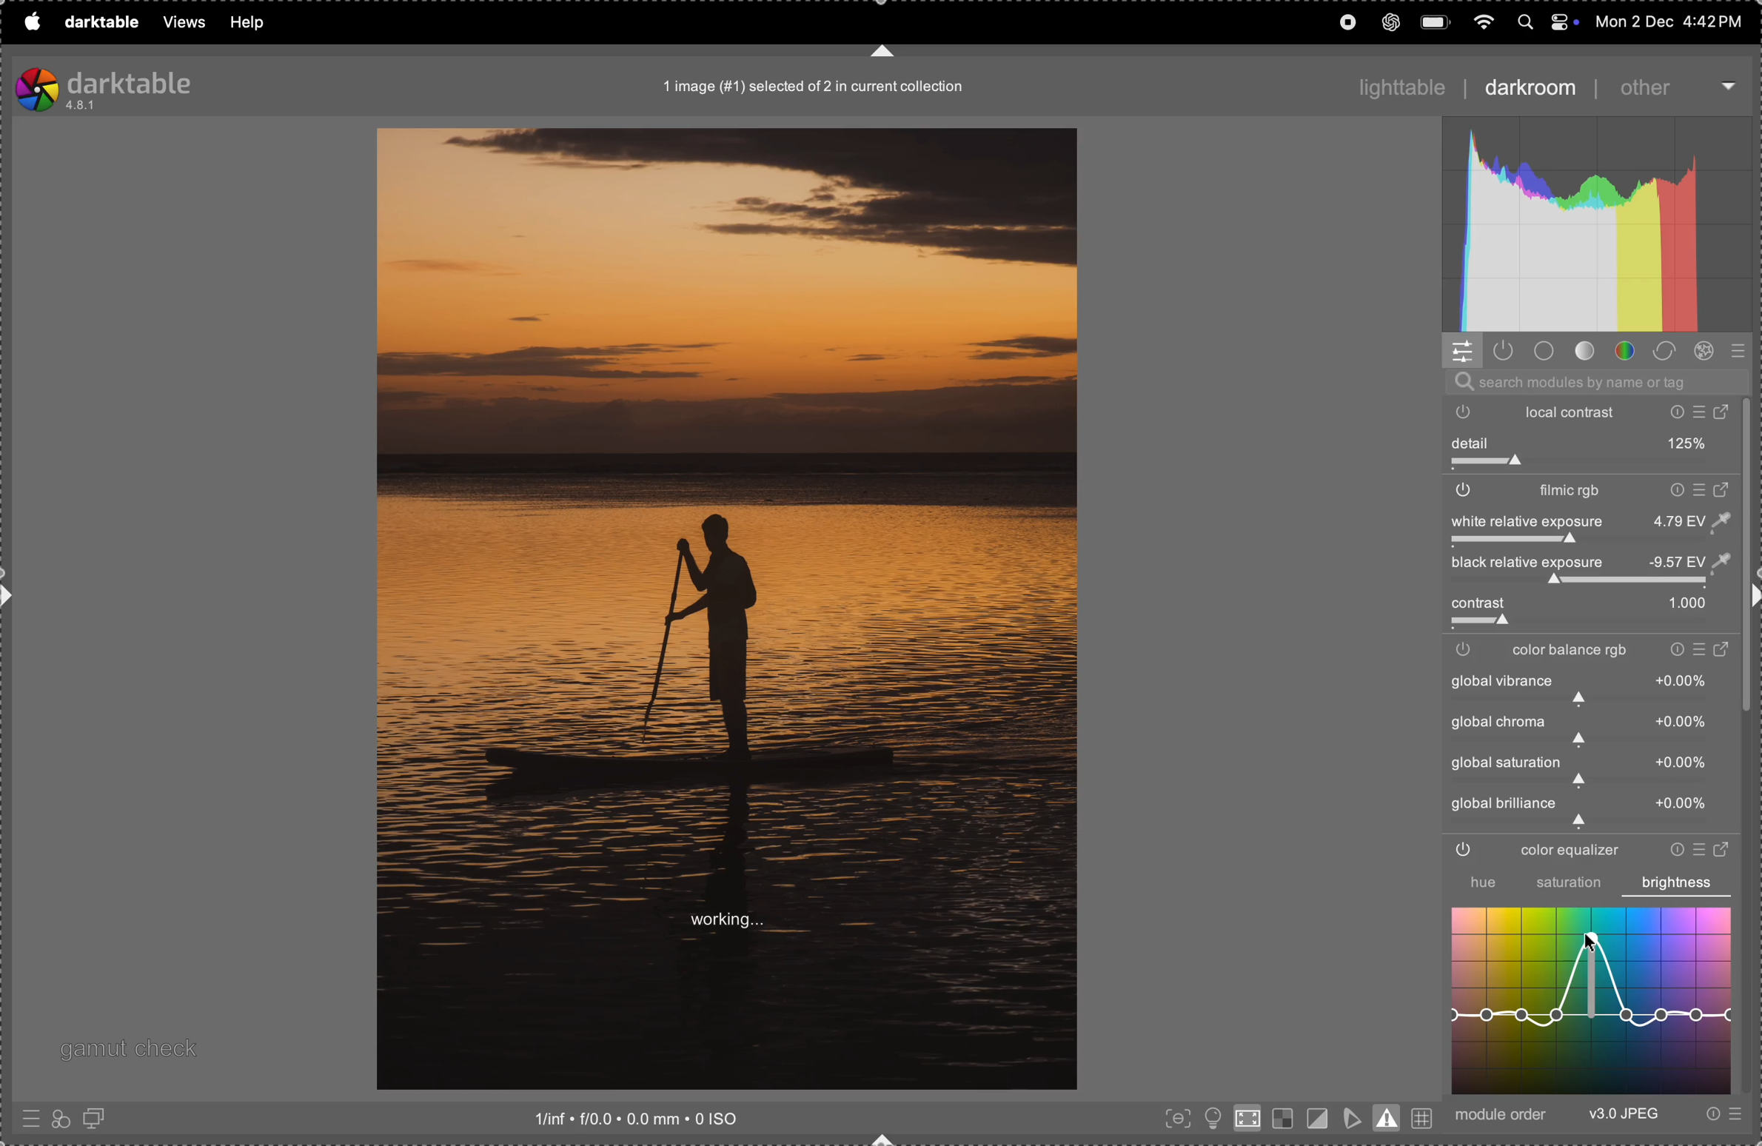 The width and height of the screenshot is (1762, 1146). What do you see at coordinates (1507, 352) in the screenshot?
I see `show active modules` at bounding box center [1507, 352].